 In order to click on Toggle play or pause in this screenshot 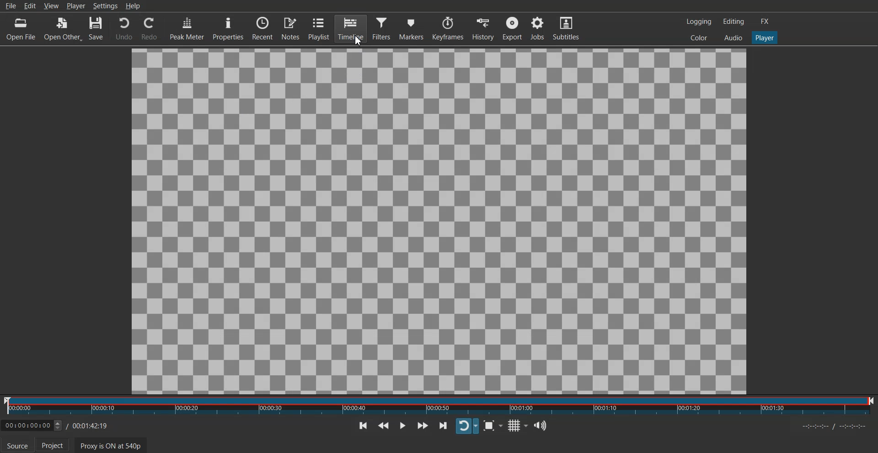, I will do `click(403, 426)`.